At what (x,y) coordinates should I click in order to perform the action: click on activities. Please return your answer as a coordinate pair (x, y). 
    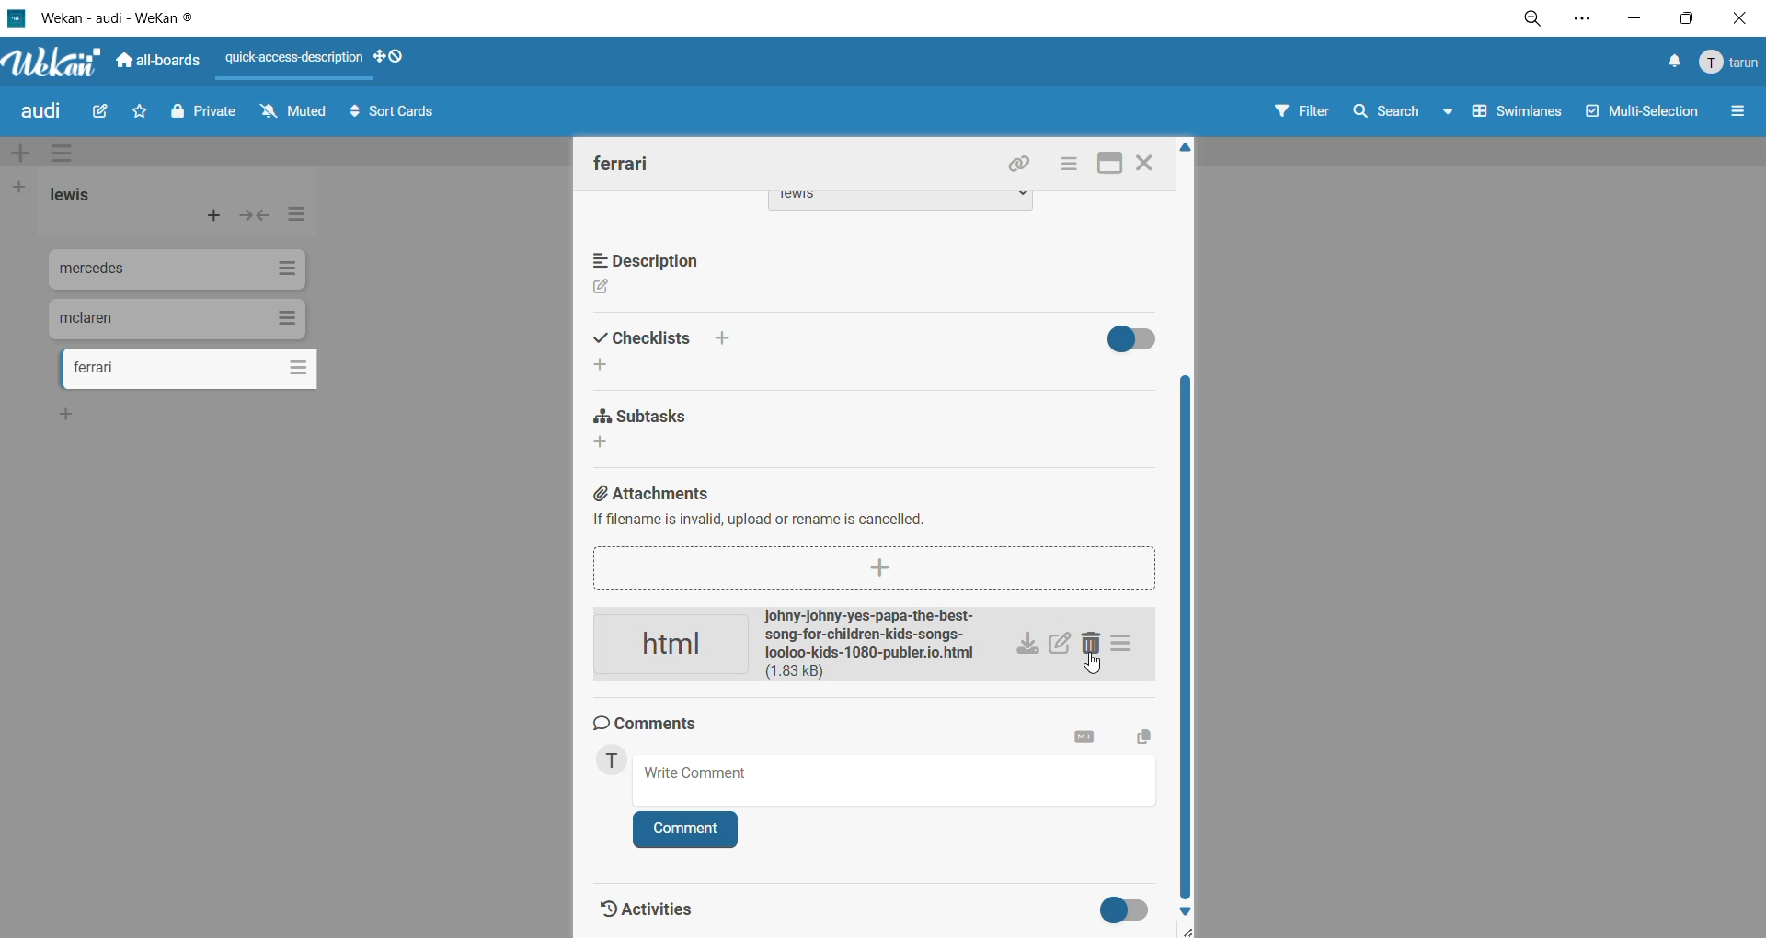
    Looking at the image, I should click on (649, 905).